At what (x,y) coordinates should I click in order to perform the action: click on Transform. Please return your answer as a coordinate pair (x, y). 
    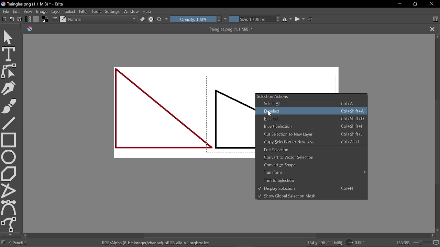
    Looking at the image, I should click on (311, 173).